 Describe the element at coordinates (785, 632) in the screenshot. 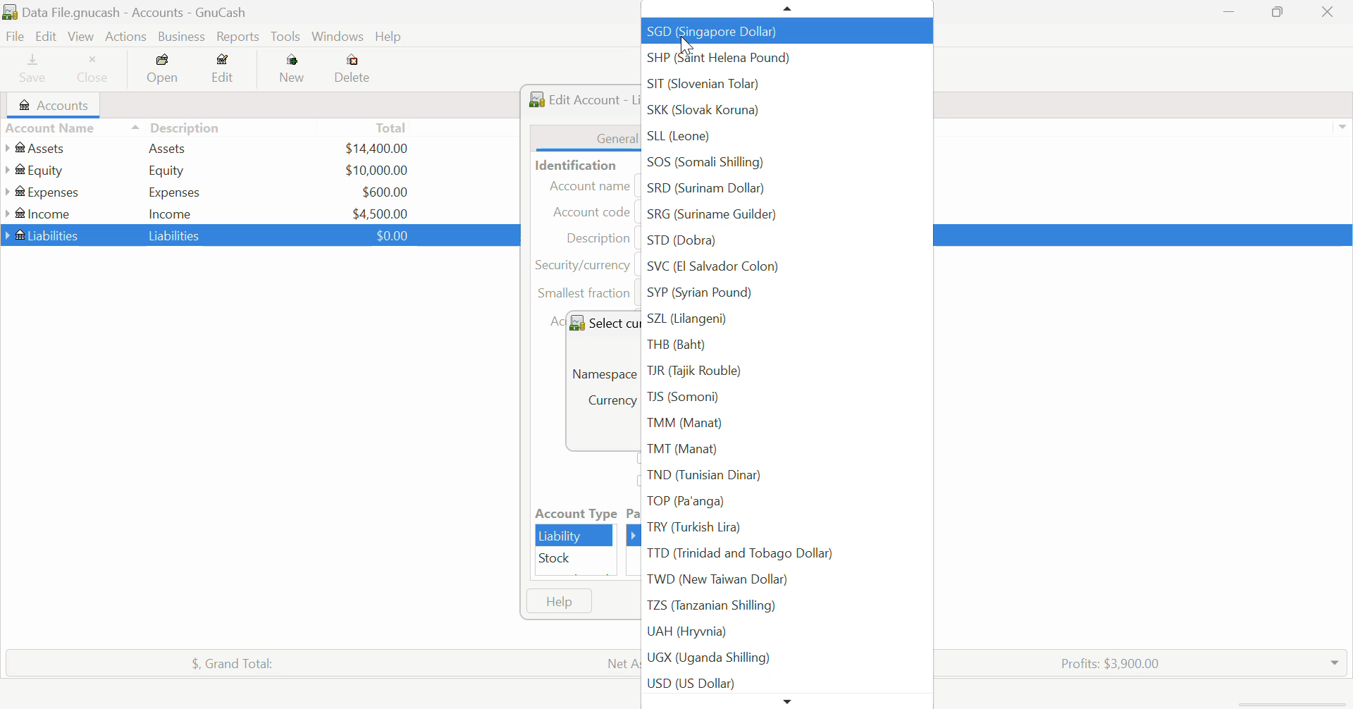

I see `UAH` at that location.